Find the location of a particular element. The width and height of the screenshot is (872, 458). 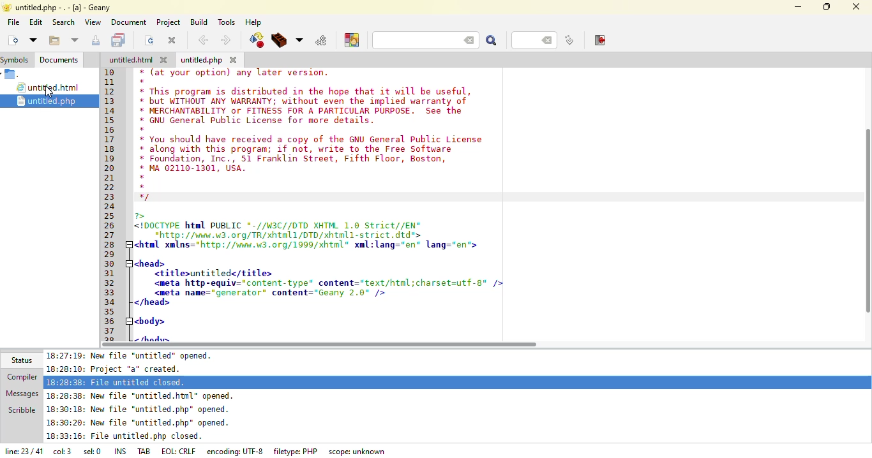

php is located at coordinates (294, 452).